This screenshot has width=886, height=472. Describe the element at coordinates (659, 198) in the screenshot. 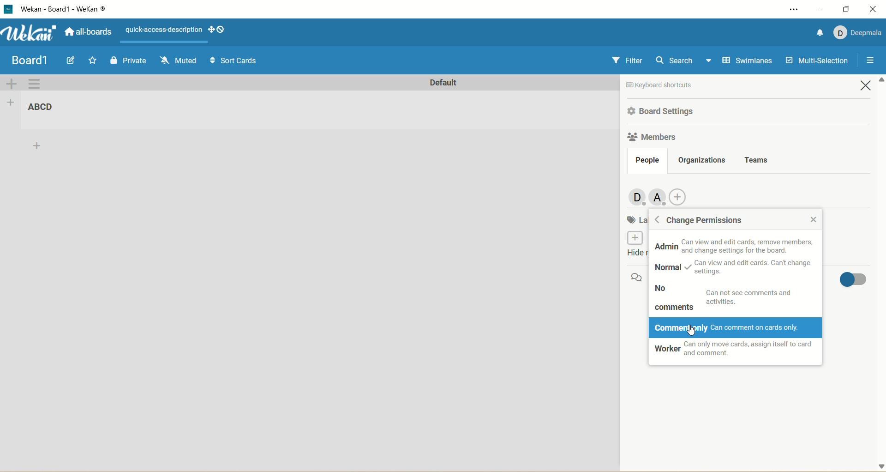

I see `member` at that location.